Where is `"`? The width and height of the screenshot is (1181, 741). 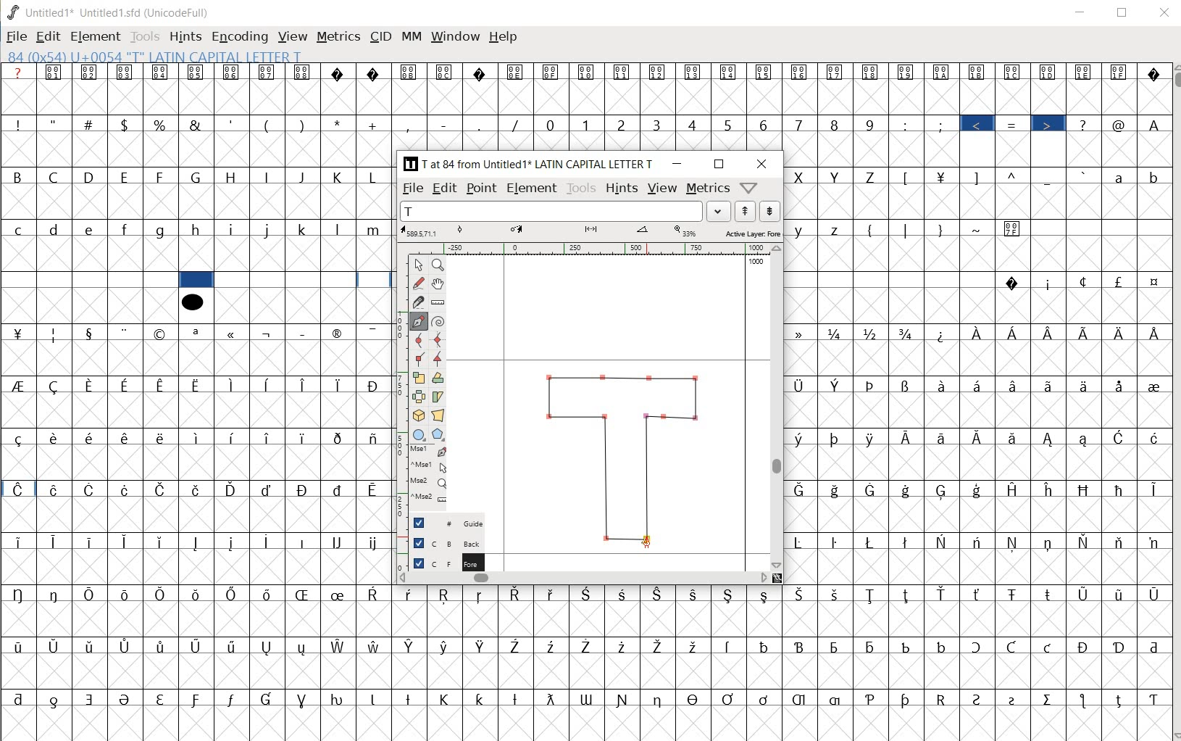 " is located at coordinates (55, 123).